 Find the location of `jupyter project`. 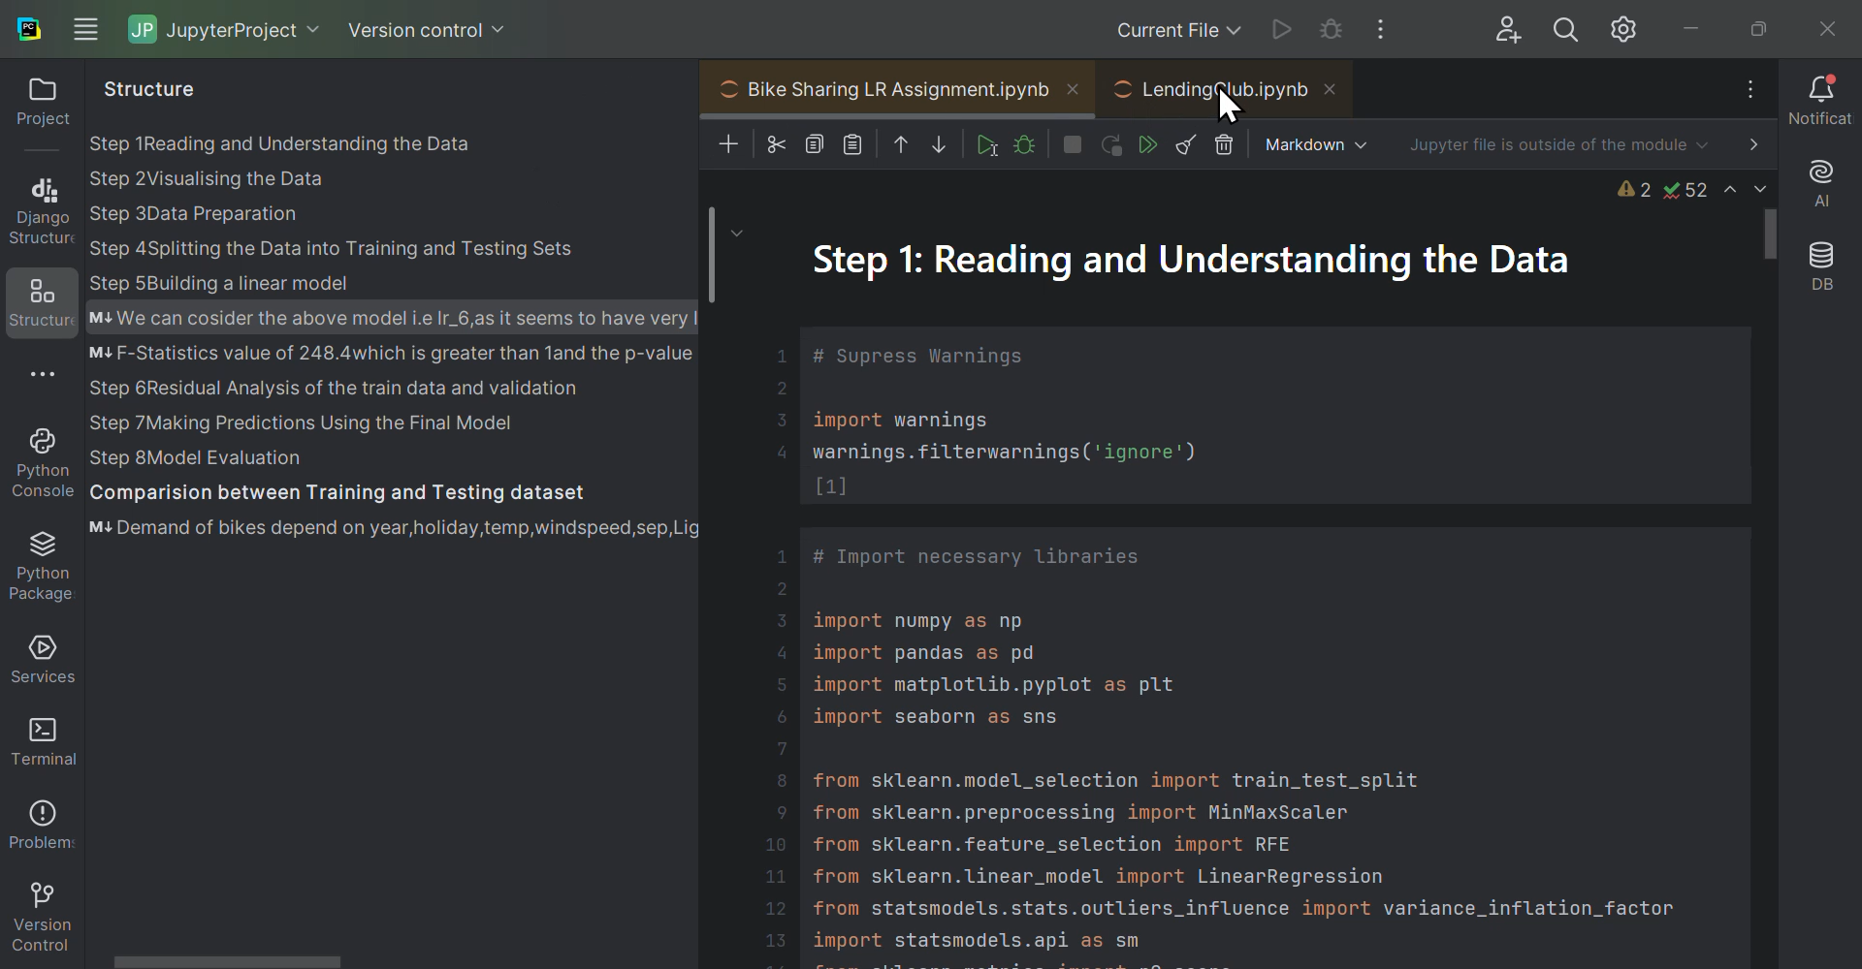

jupyter project is located at coordinates (231, 30).